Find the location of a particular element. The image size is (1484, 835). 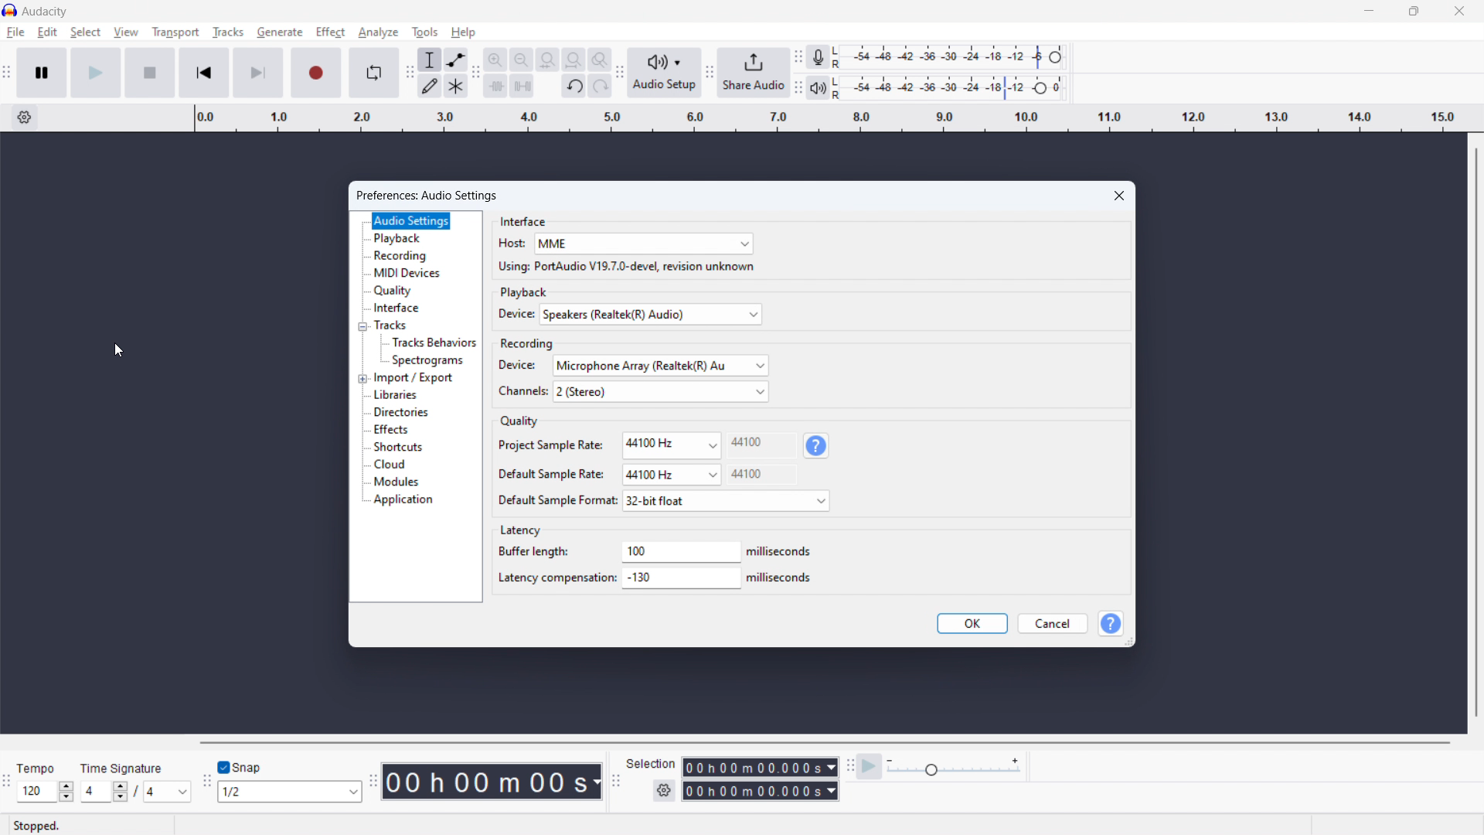

start time is located at coordinates (760, 767).